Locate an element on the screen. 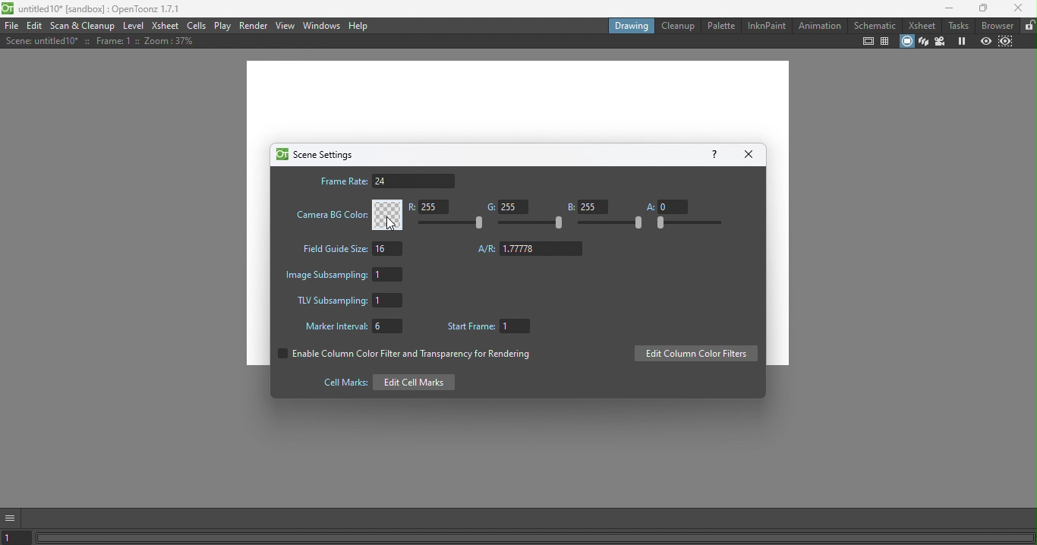 This screenshot has width=1037, height=545. Horizontal scroll bar is located at coordinates (535, 537).